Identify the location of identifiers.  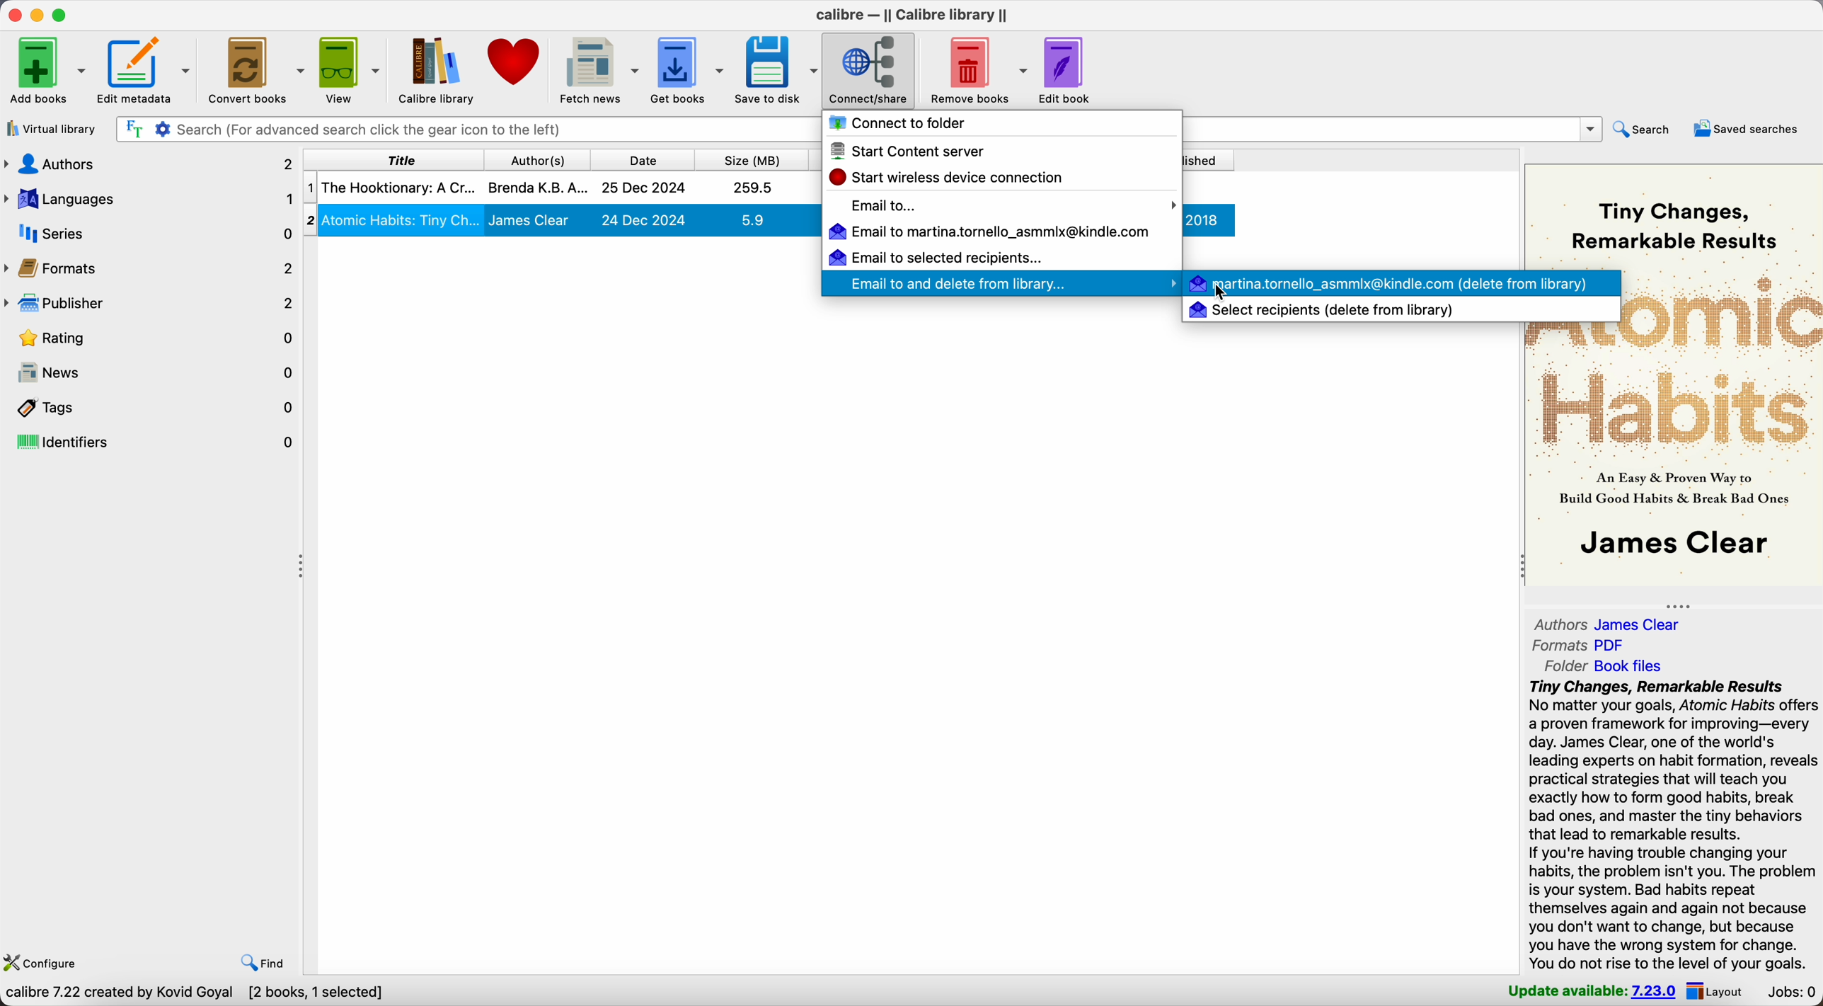
(151, 442).